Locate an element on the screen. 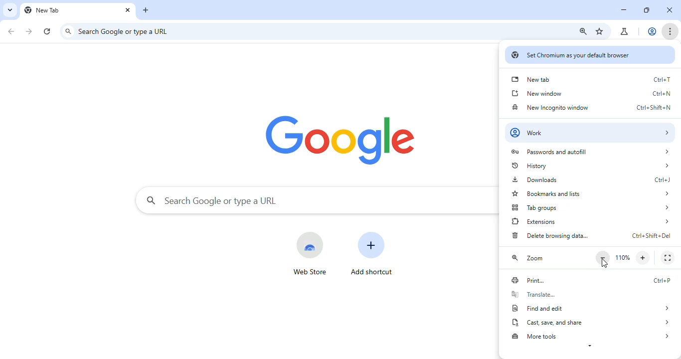  go forward is located at coordinates (30, 31).